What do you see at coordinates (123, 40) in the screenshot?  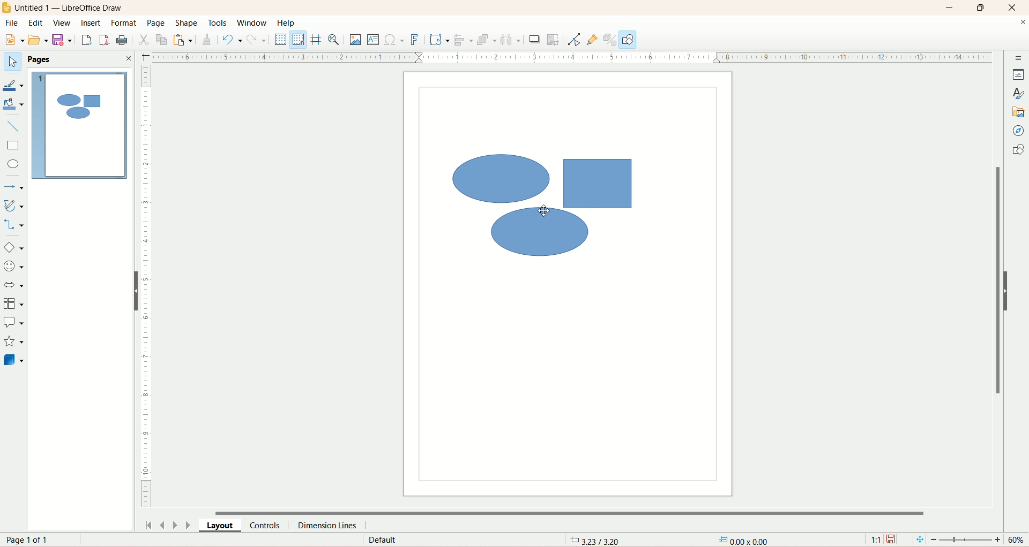 I see `print` at bounding box center [123, 40].